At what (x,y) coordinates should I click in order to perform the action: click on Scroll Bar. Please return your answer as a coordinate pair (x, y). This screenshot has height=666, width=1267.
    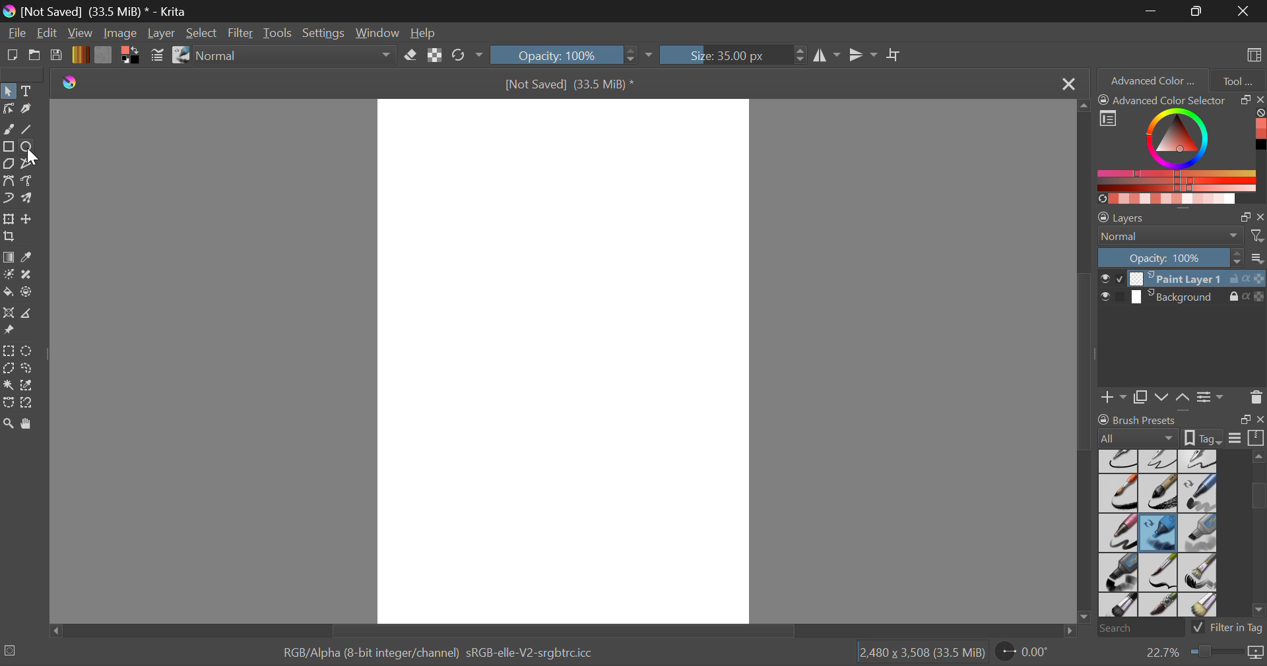
    Looking at the image, I should click on (1086, 364).